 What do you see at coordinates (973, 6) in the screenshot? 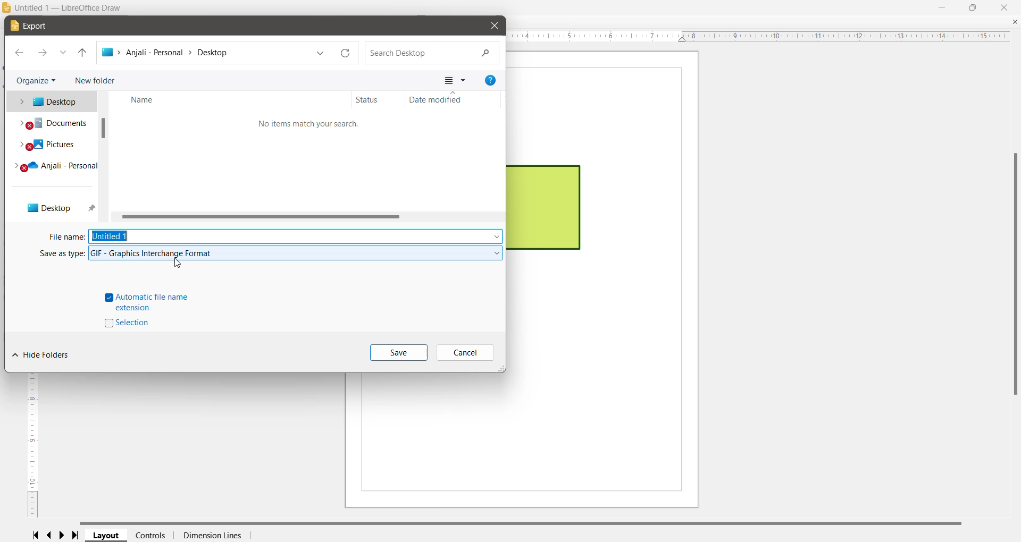
I see `Restore Down` at bounding box center [973, 6].